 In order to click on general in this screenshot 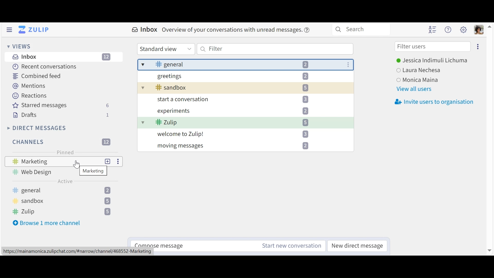, I will do `click(245, 65)`.